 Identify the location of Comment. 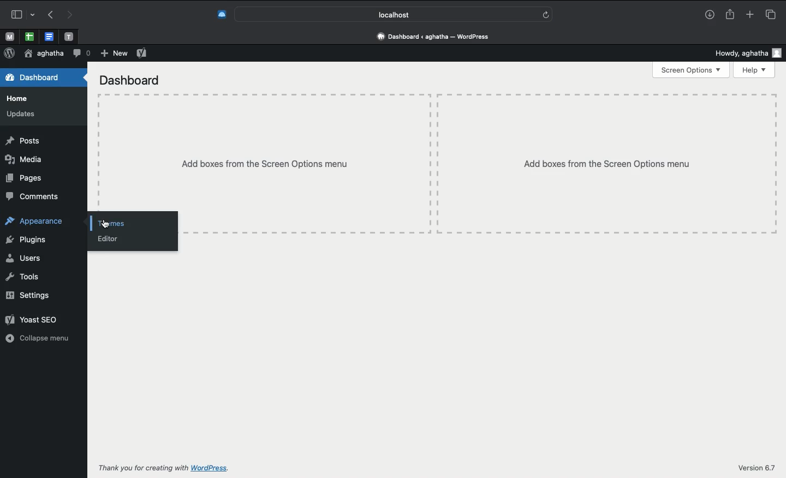
(79, 53).